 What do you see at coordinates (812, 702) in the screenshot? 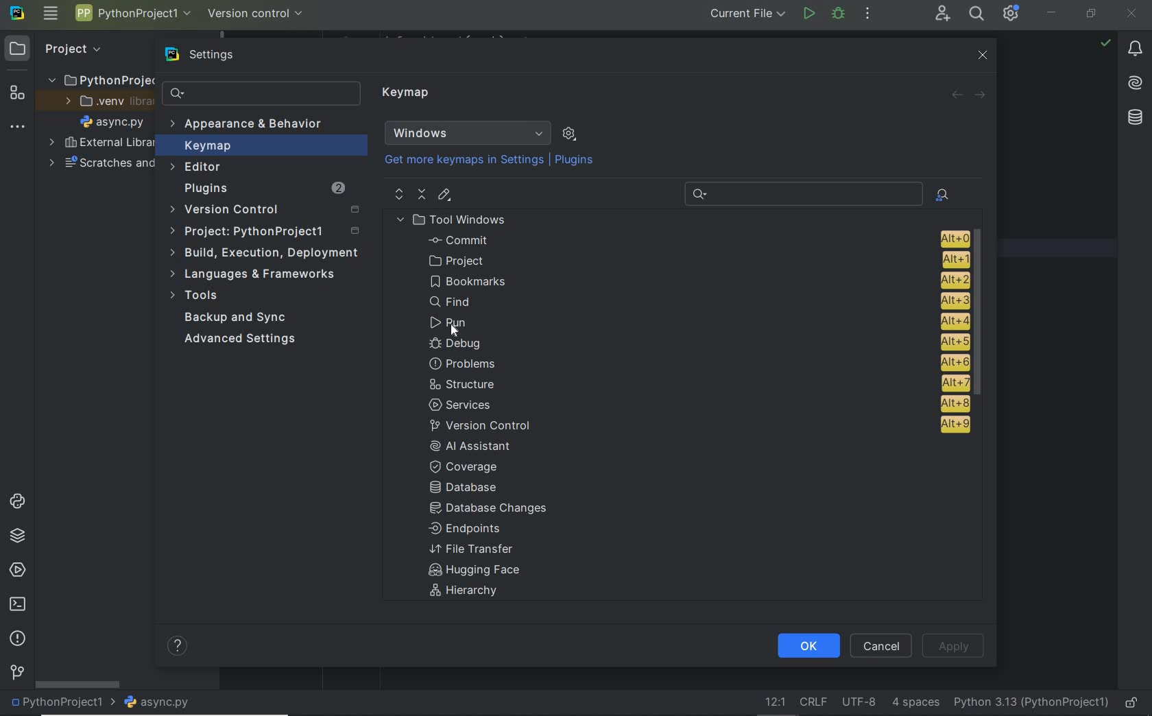
I see `Line separator` at bounding box center [812, 702].